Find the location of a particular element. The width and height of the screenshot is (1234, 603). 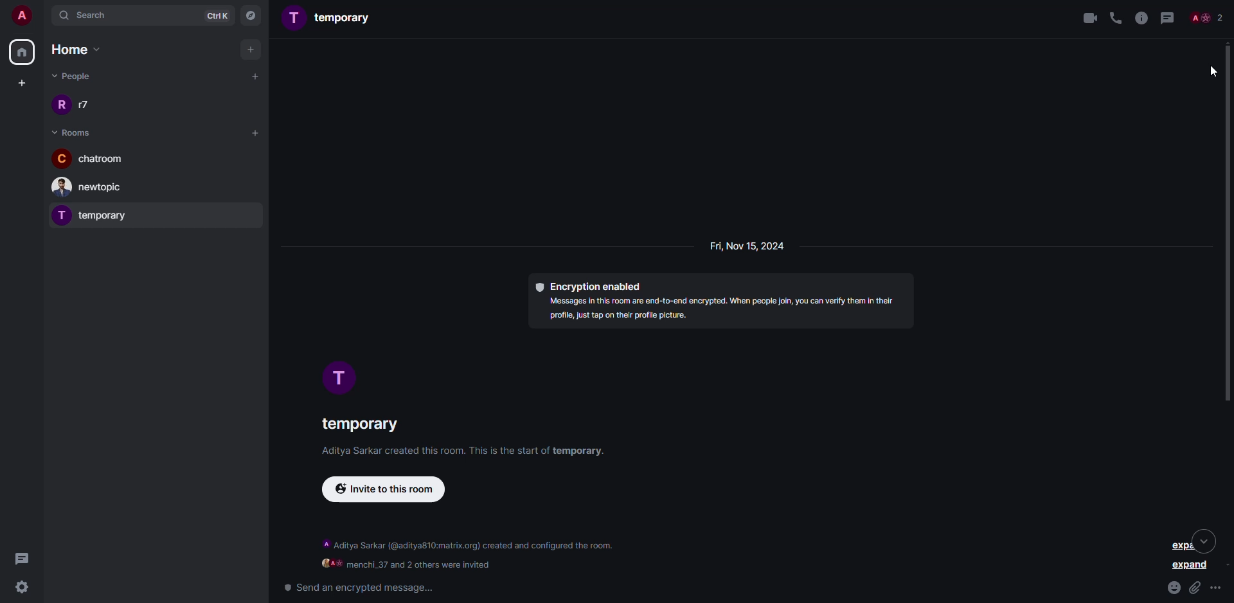

threads is located at coordinates (1168, 17).